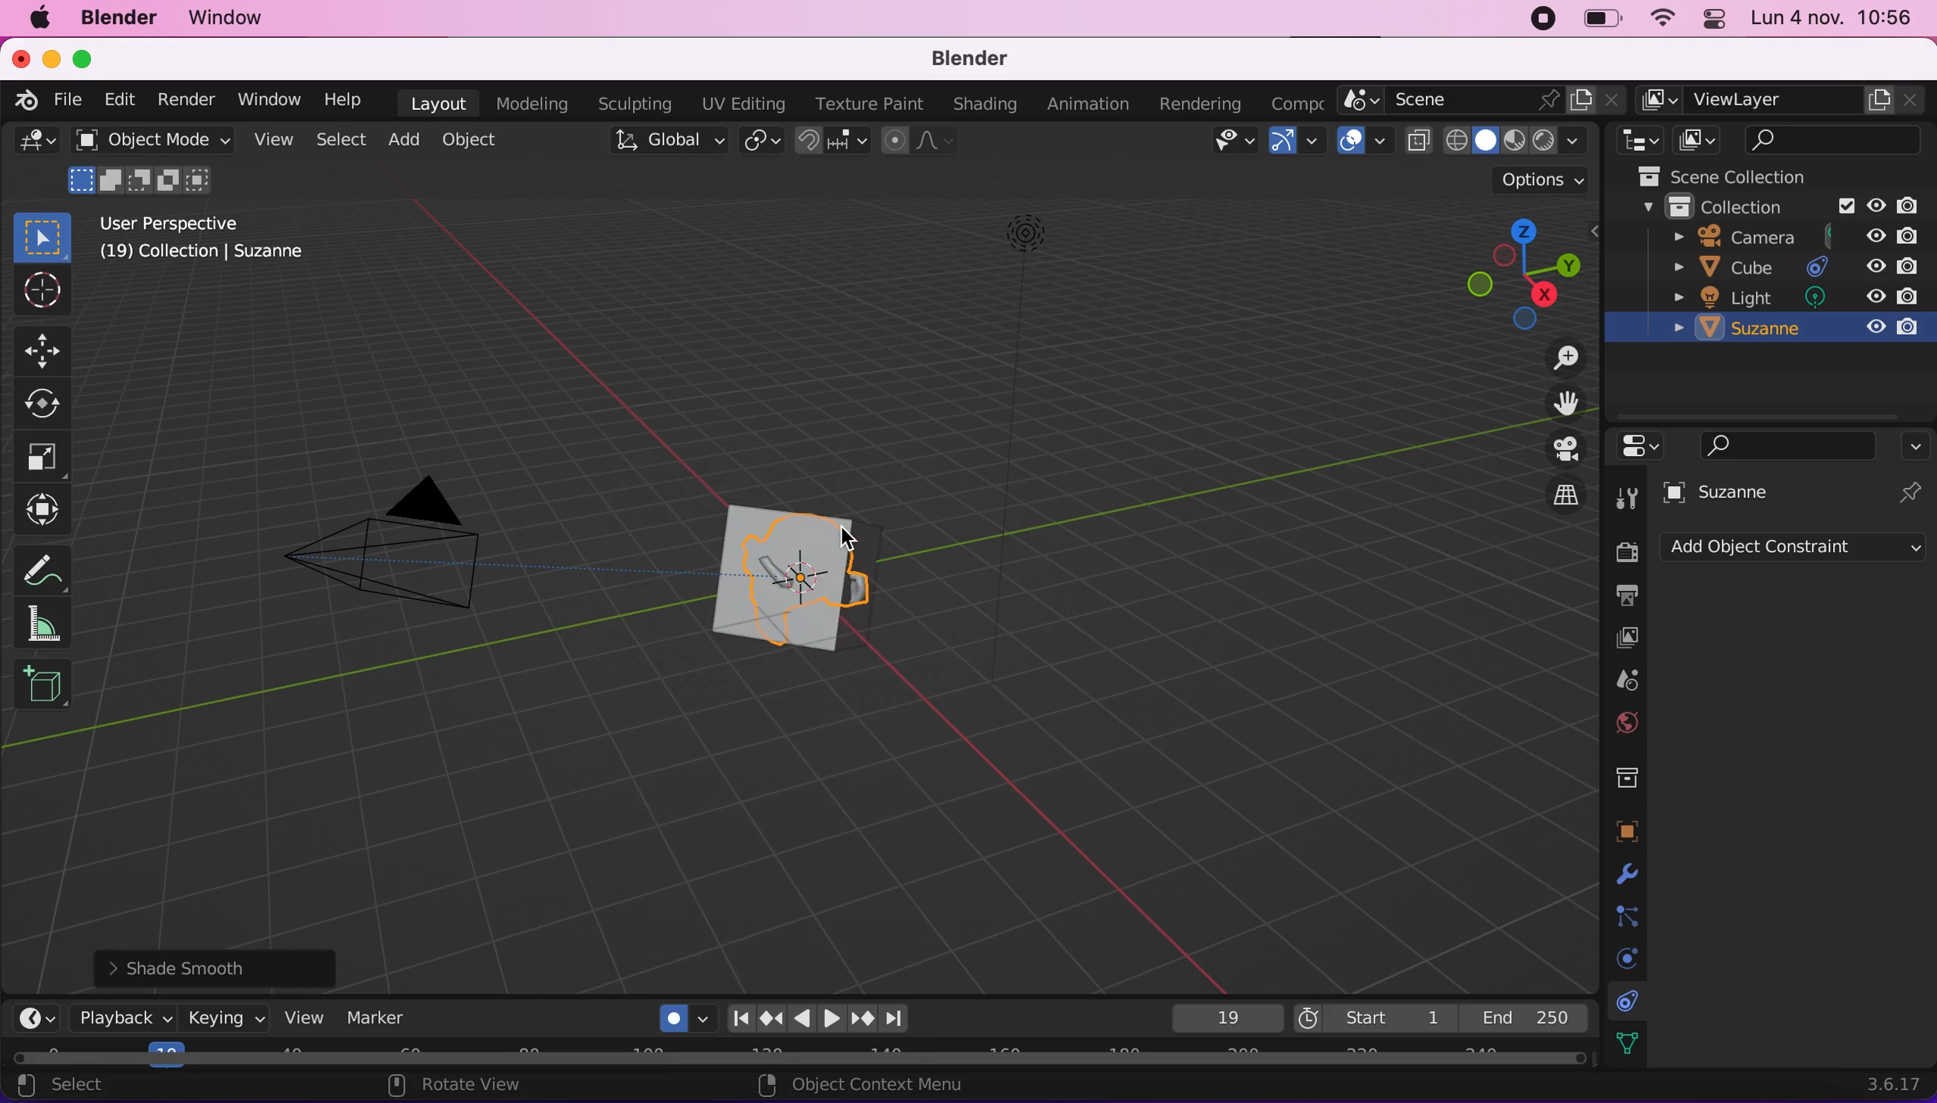  What do you see at coordinates (1564, 495) in the screenshot?
I see `switch the current view` at bounding box center [1564, 495].